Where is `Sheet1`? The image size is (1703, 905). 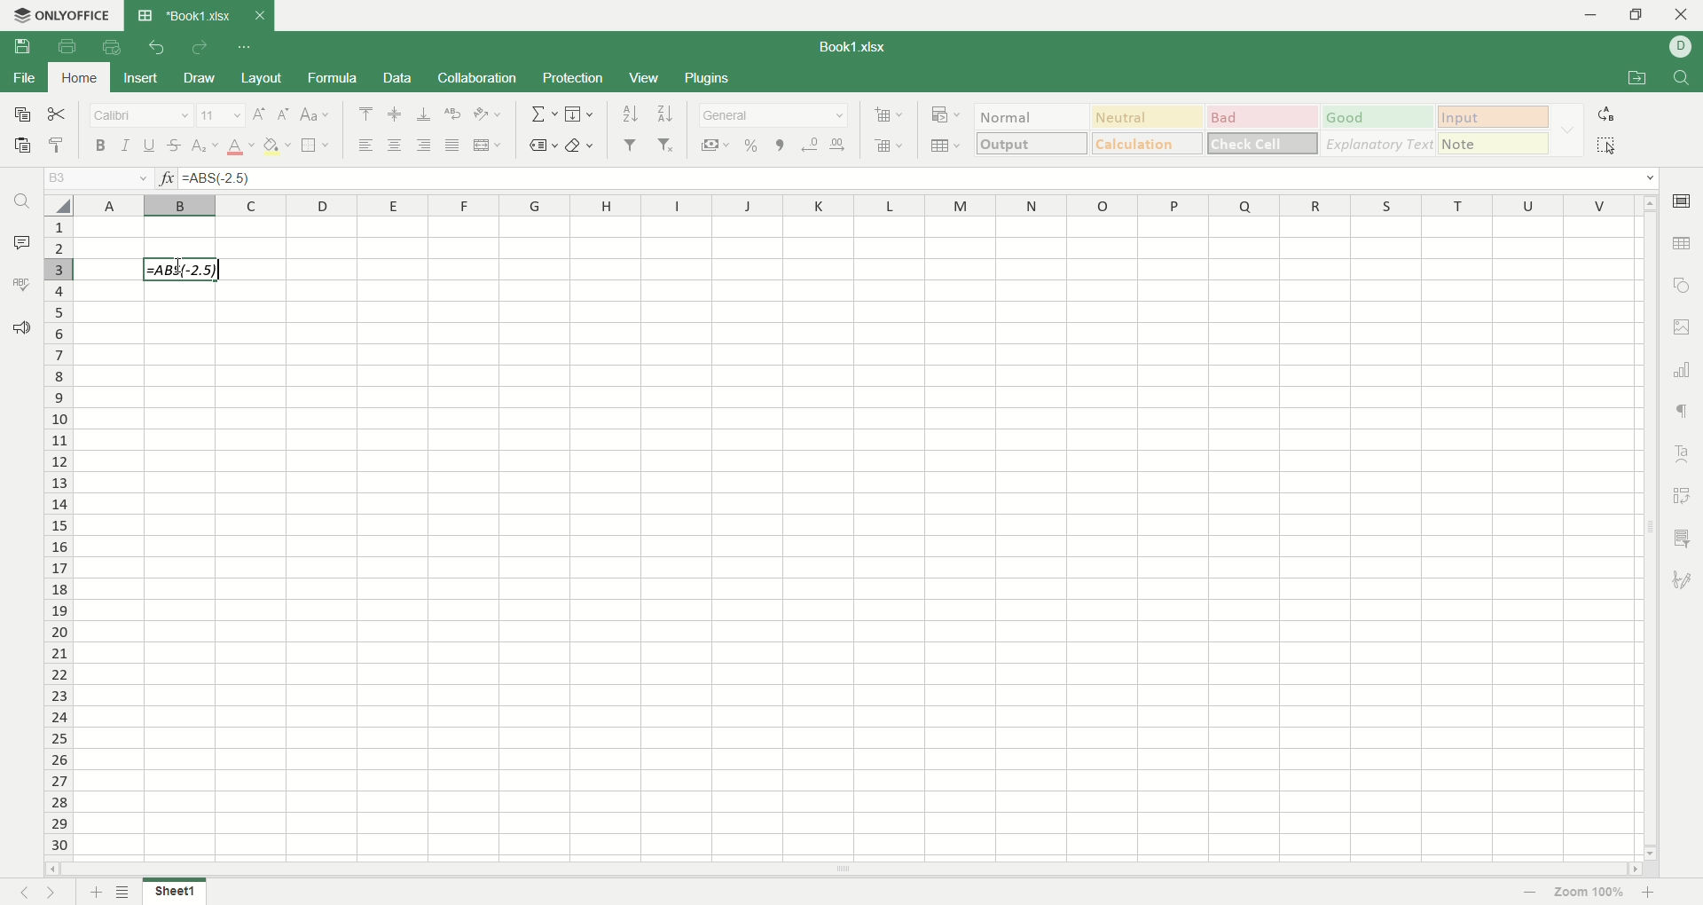
Sheet1 is located at coordinates (175, 891).